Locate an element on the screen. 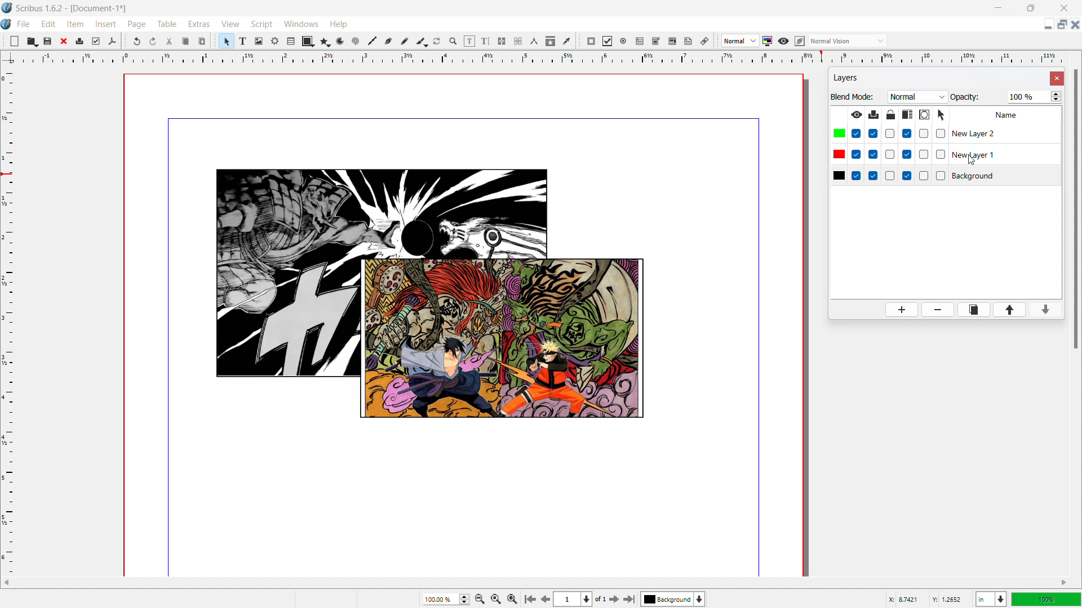 The height and width of the screenshot is (608, 1082). background is located at coordinates (1004, 175).